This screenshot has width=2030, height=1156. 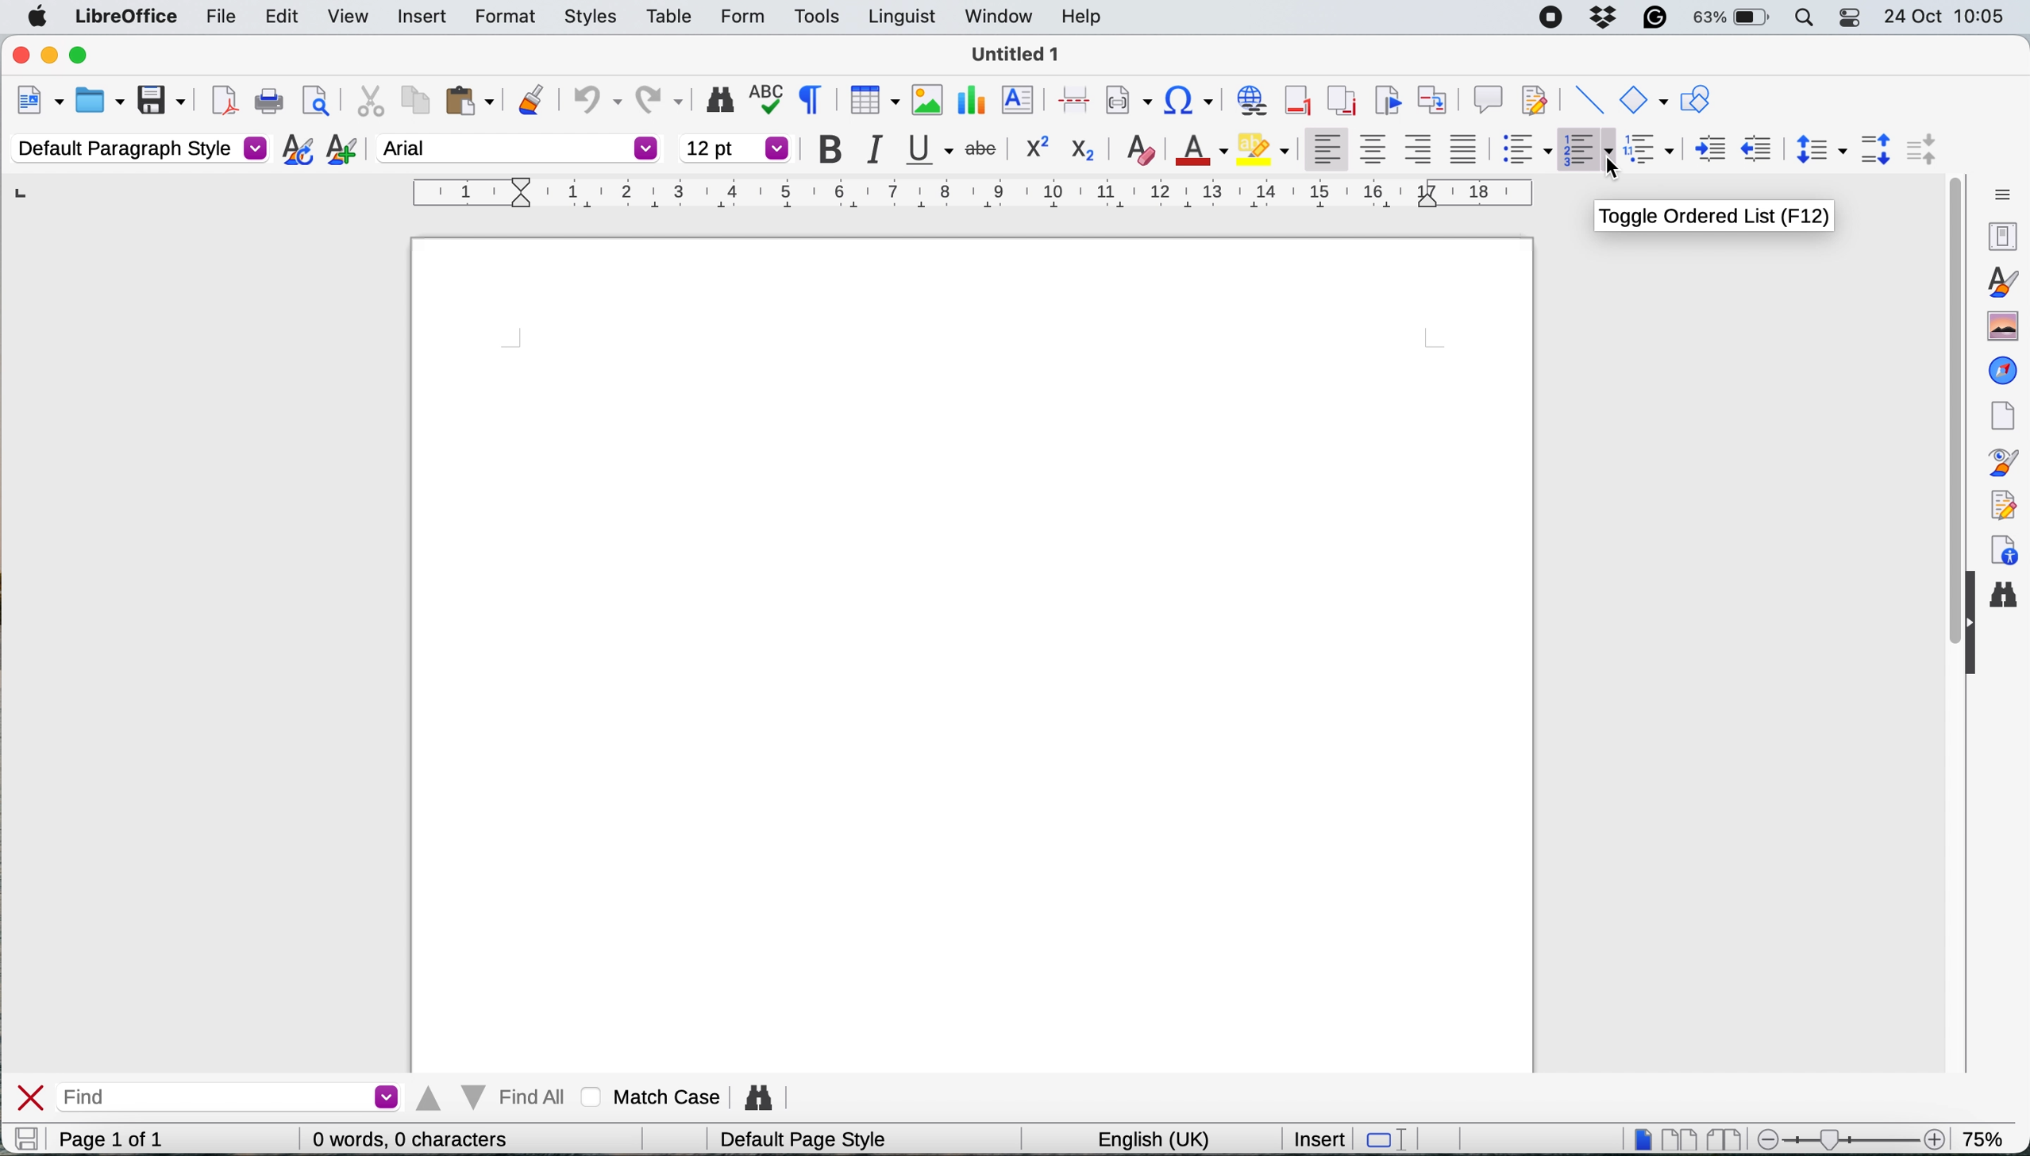 I want to click on edit, so click(x=285, y=17).